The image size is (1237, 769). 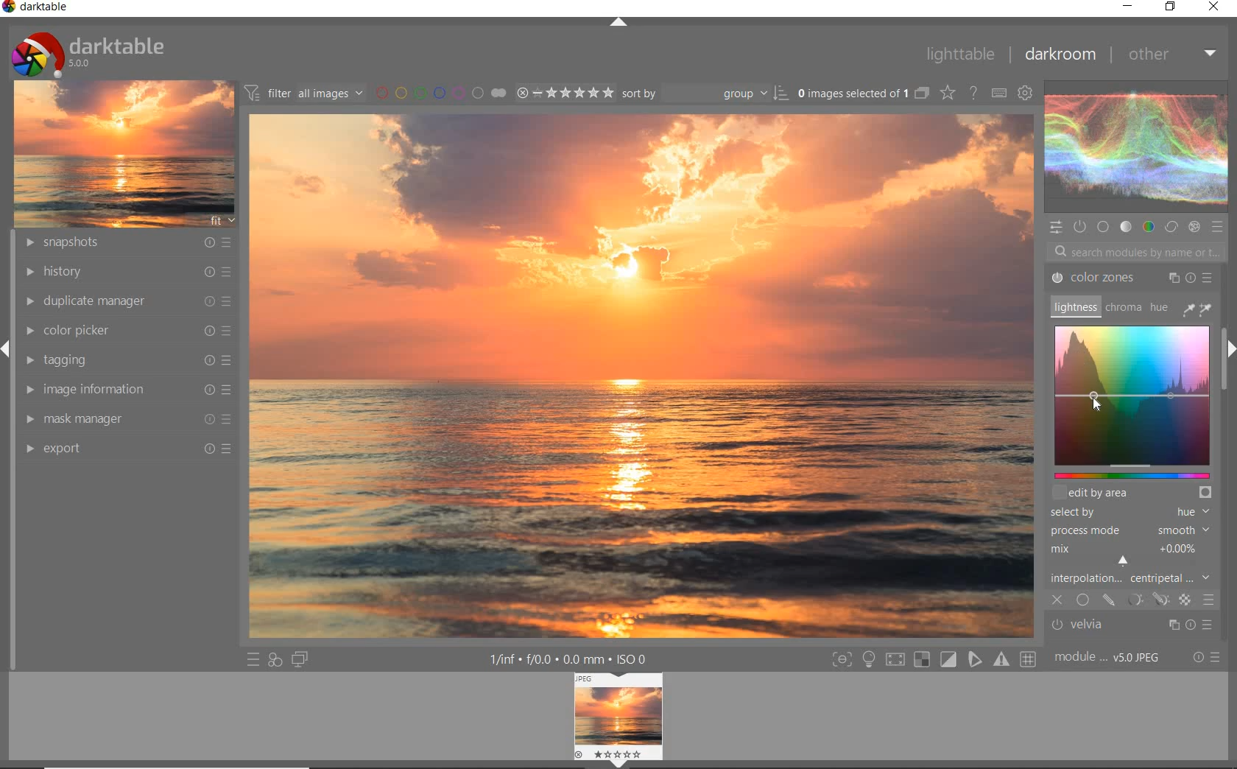 What do you see at coordinates (1216, 8) in the screenshot?
I see `close` at bounding box center [1216, 8].